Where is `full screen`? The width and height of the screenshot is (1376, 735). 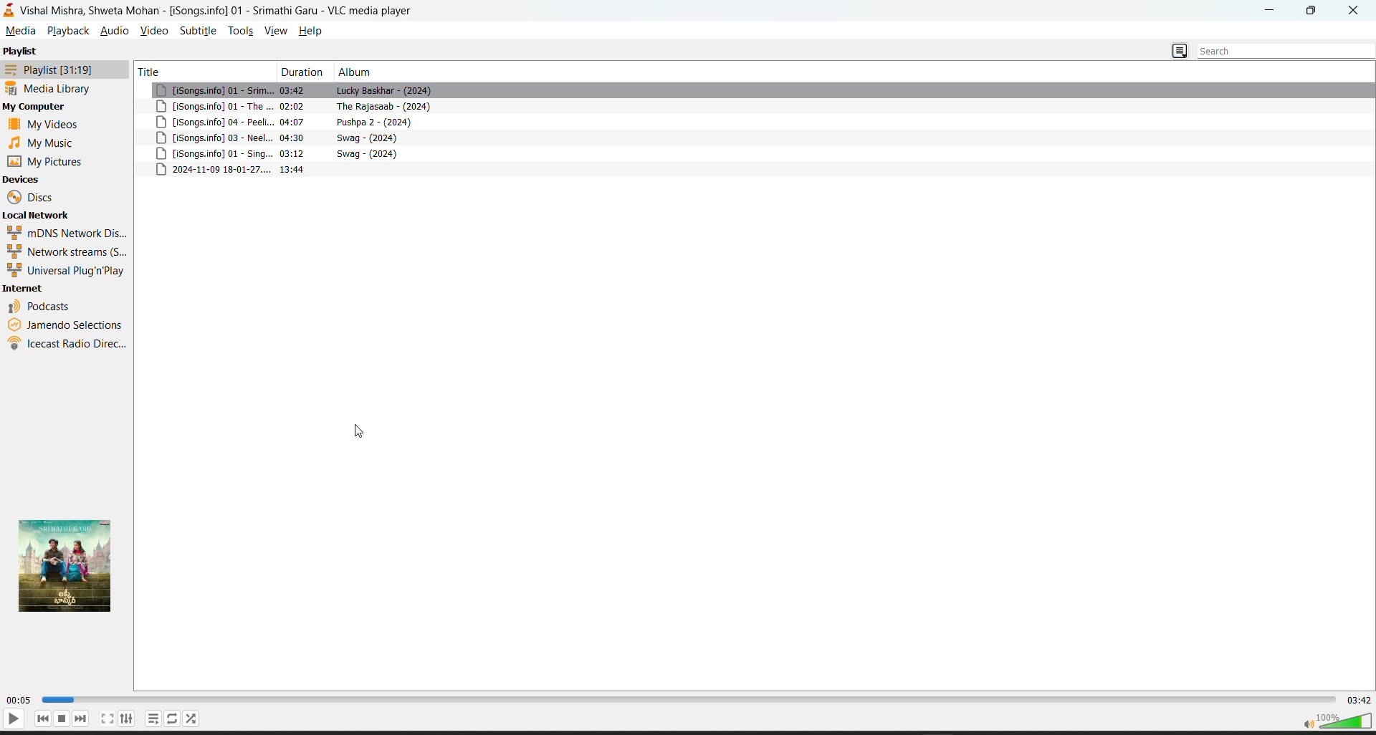
full screen is located at coordinates (105, 718).